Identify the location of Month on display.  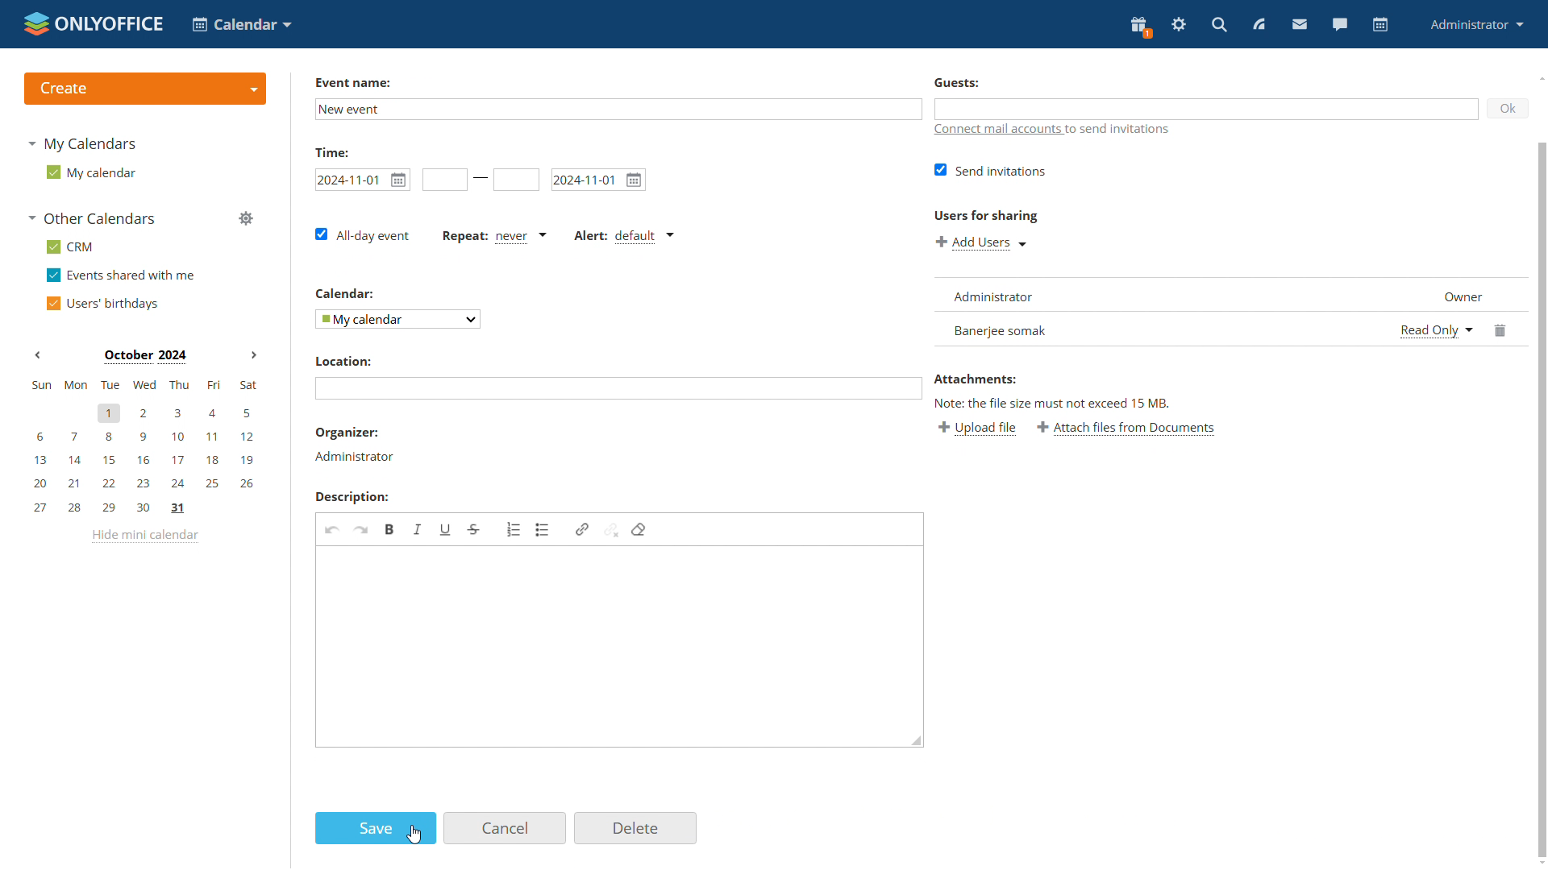
(144, 356).